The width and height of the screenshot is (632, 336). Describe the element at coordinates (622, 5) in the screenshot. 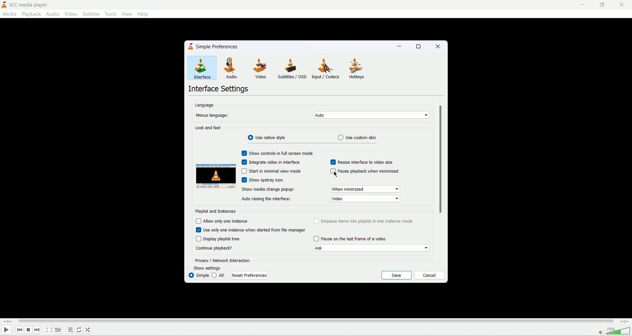

I see `close` at that location.